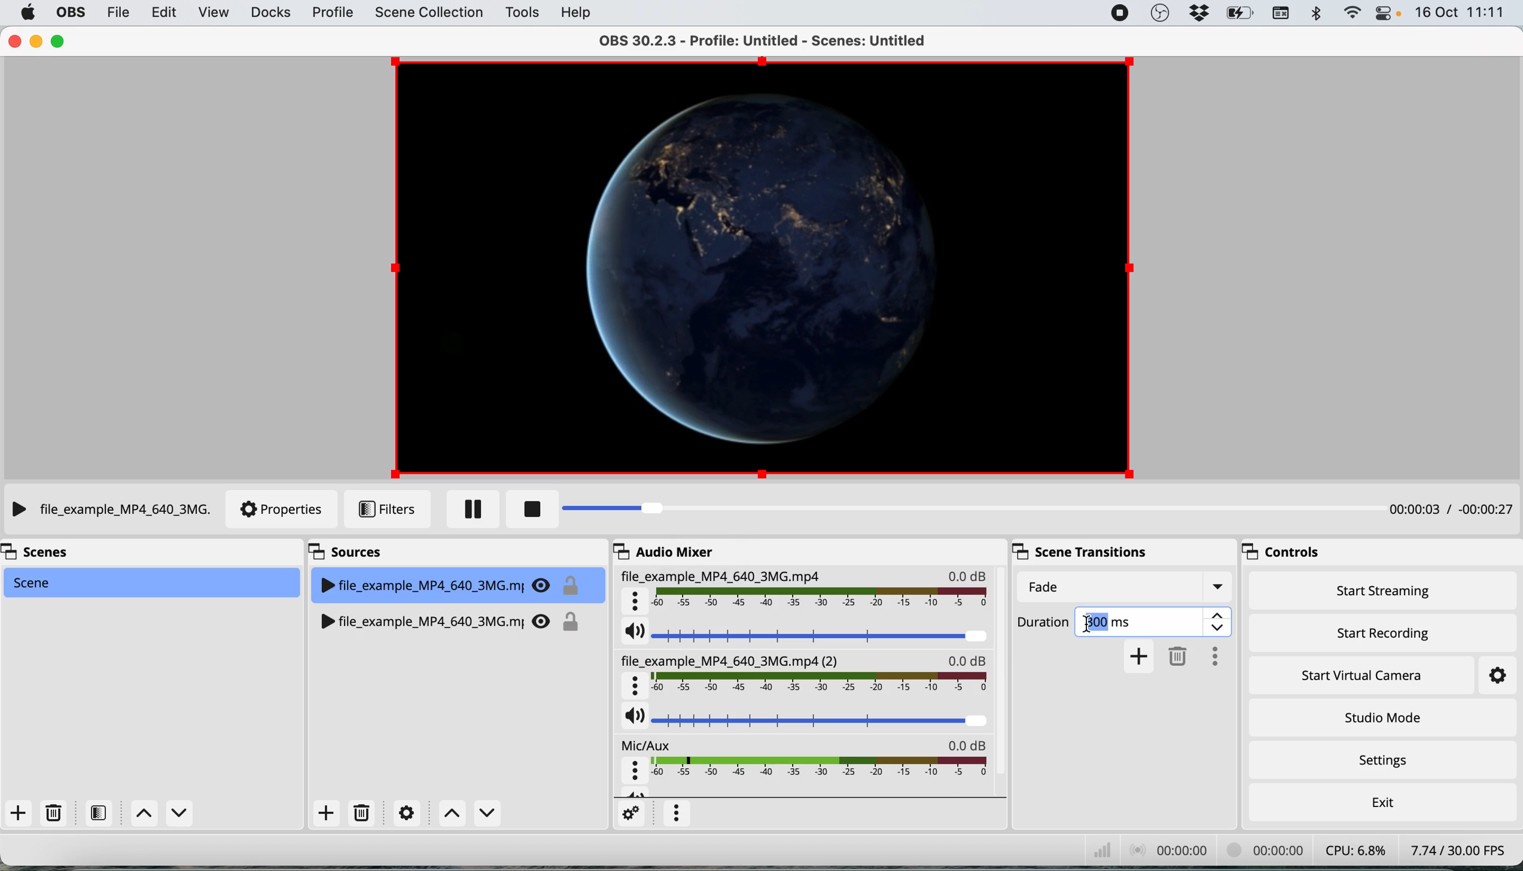  Describe the element at coordinates (1318, 17) in the screenshot. I see `bluetooth` at that location.